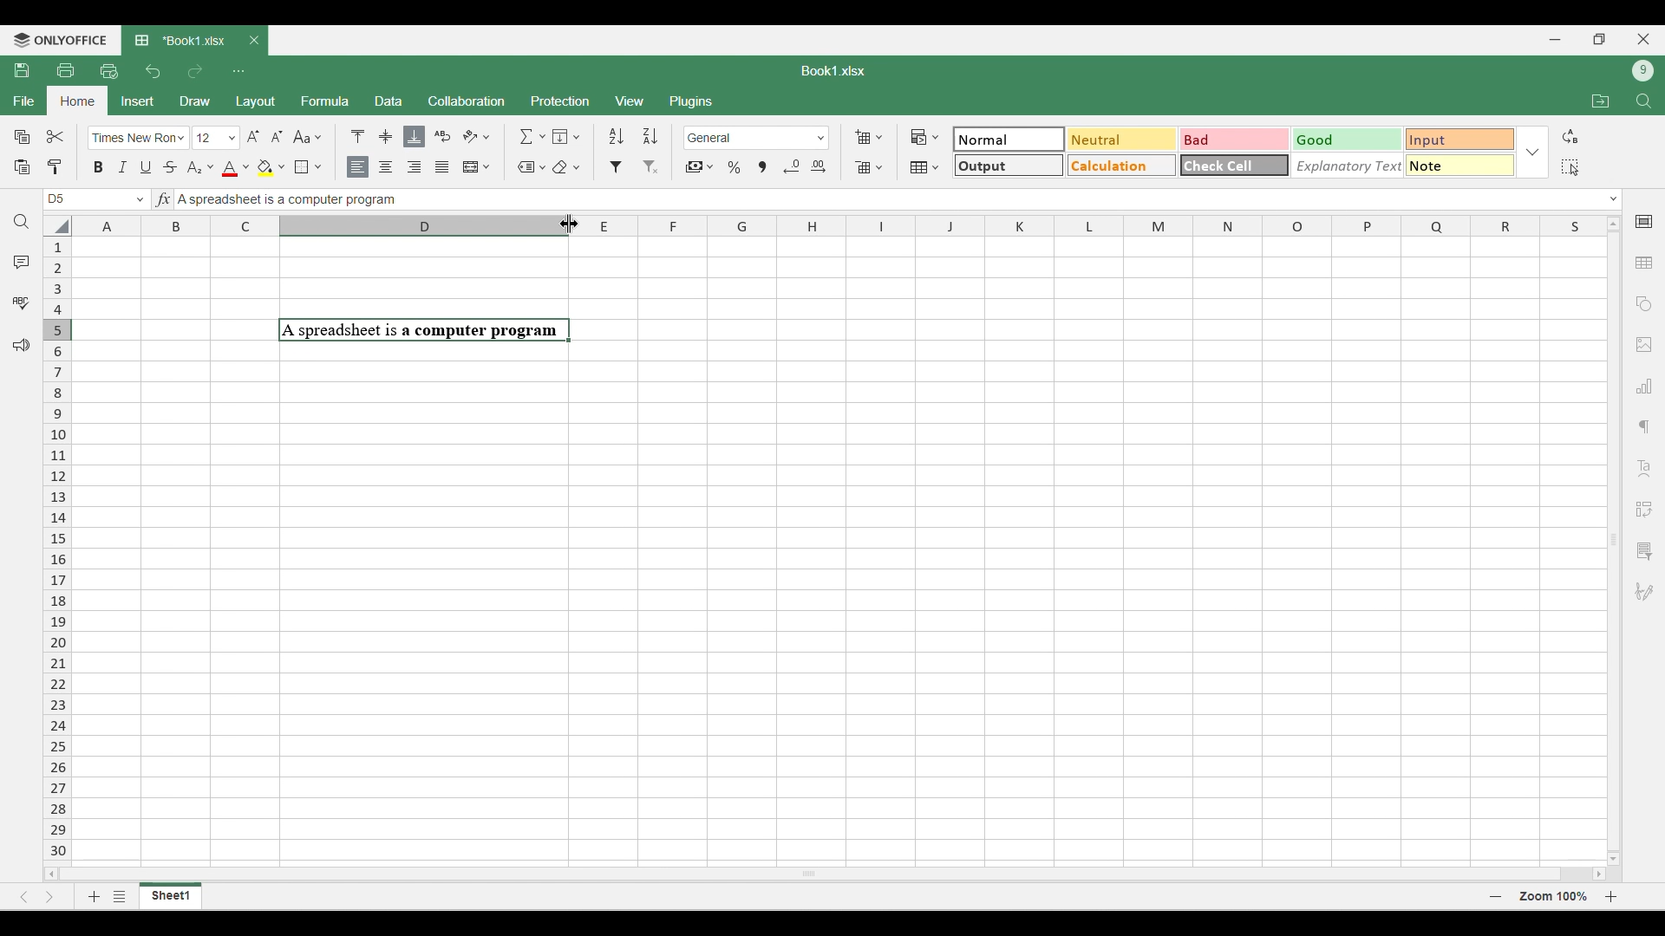 The height and width of the screenshot is (936, 1665). What do you see at coordinates (23, 136) in the screenshot?
I see `Copy` at bounding box center [23, 136].